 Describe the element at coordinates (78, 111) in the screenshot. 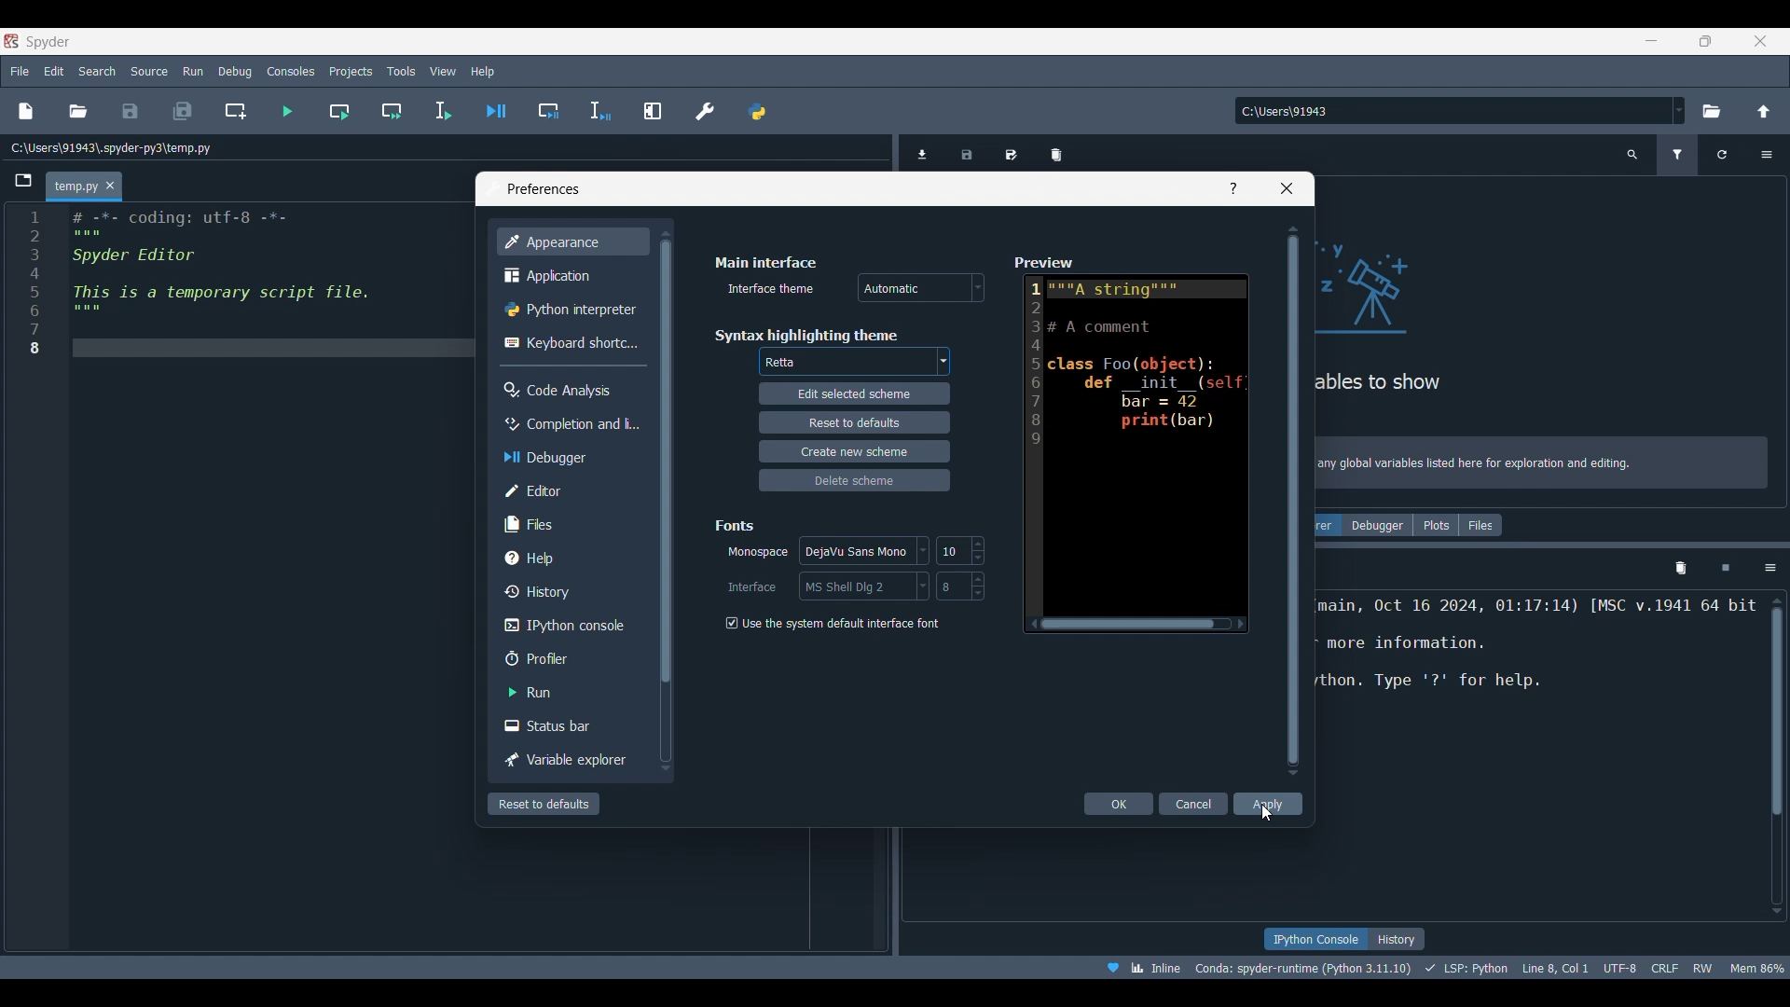

I see `Open` at that location.